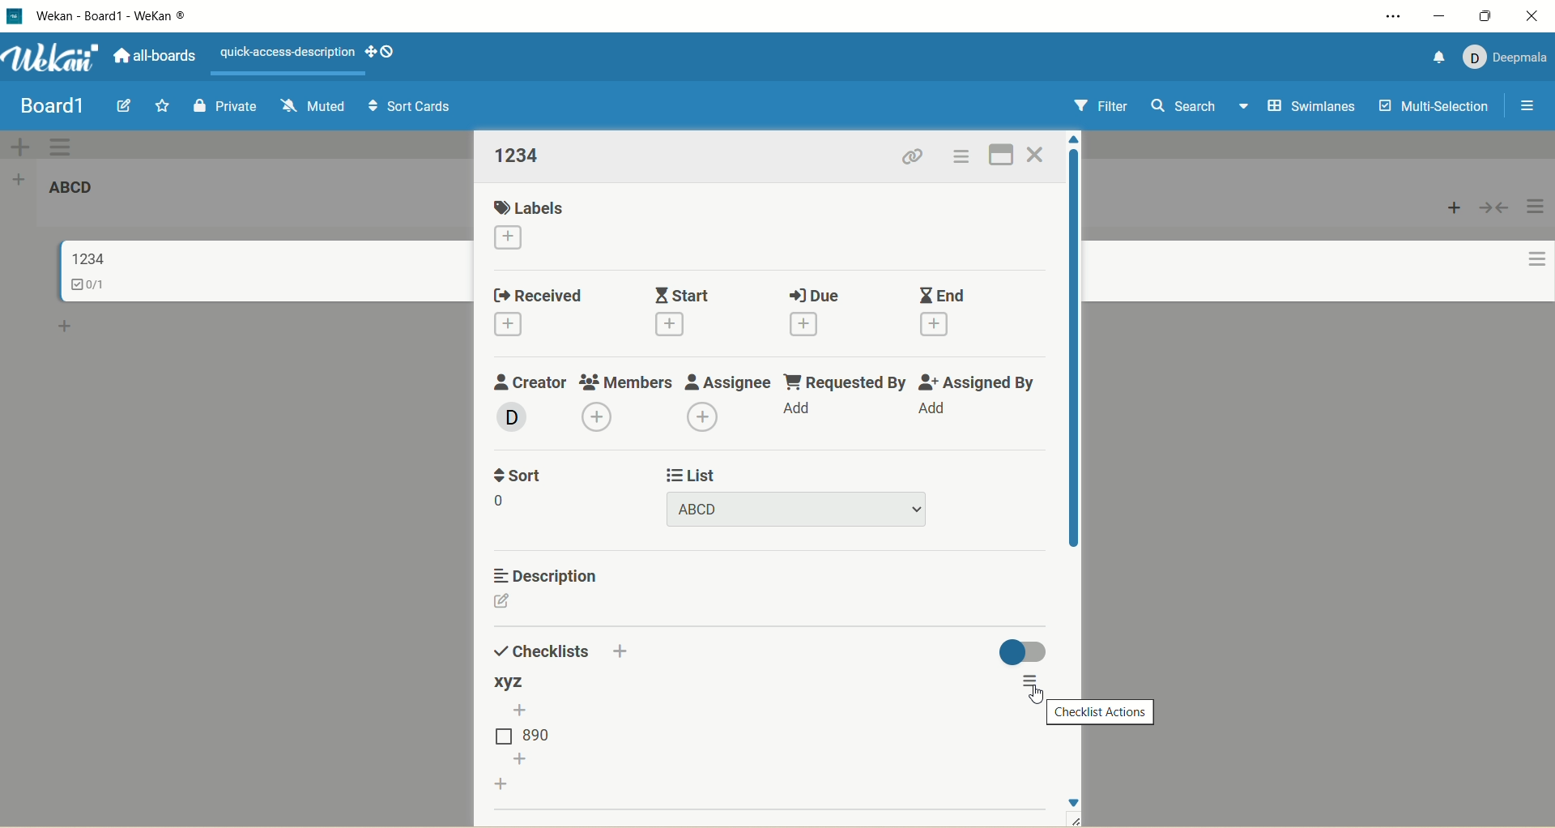  What do you see at coordinates (503, 501) in the screenshot?
I see `number` at bounding box center [503, 501].